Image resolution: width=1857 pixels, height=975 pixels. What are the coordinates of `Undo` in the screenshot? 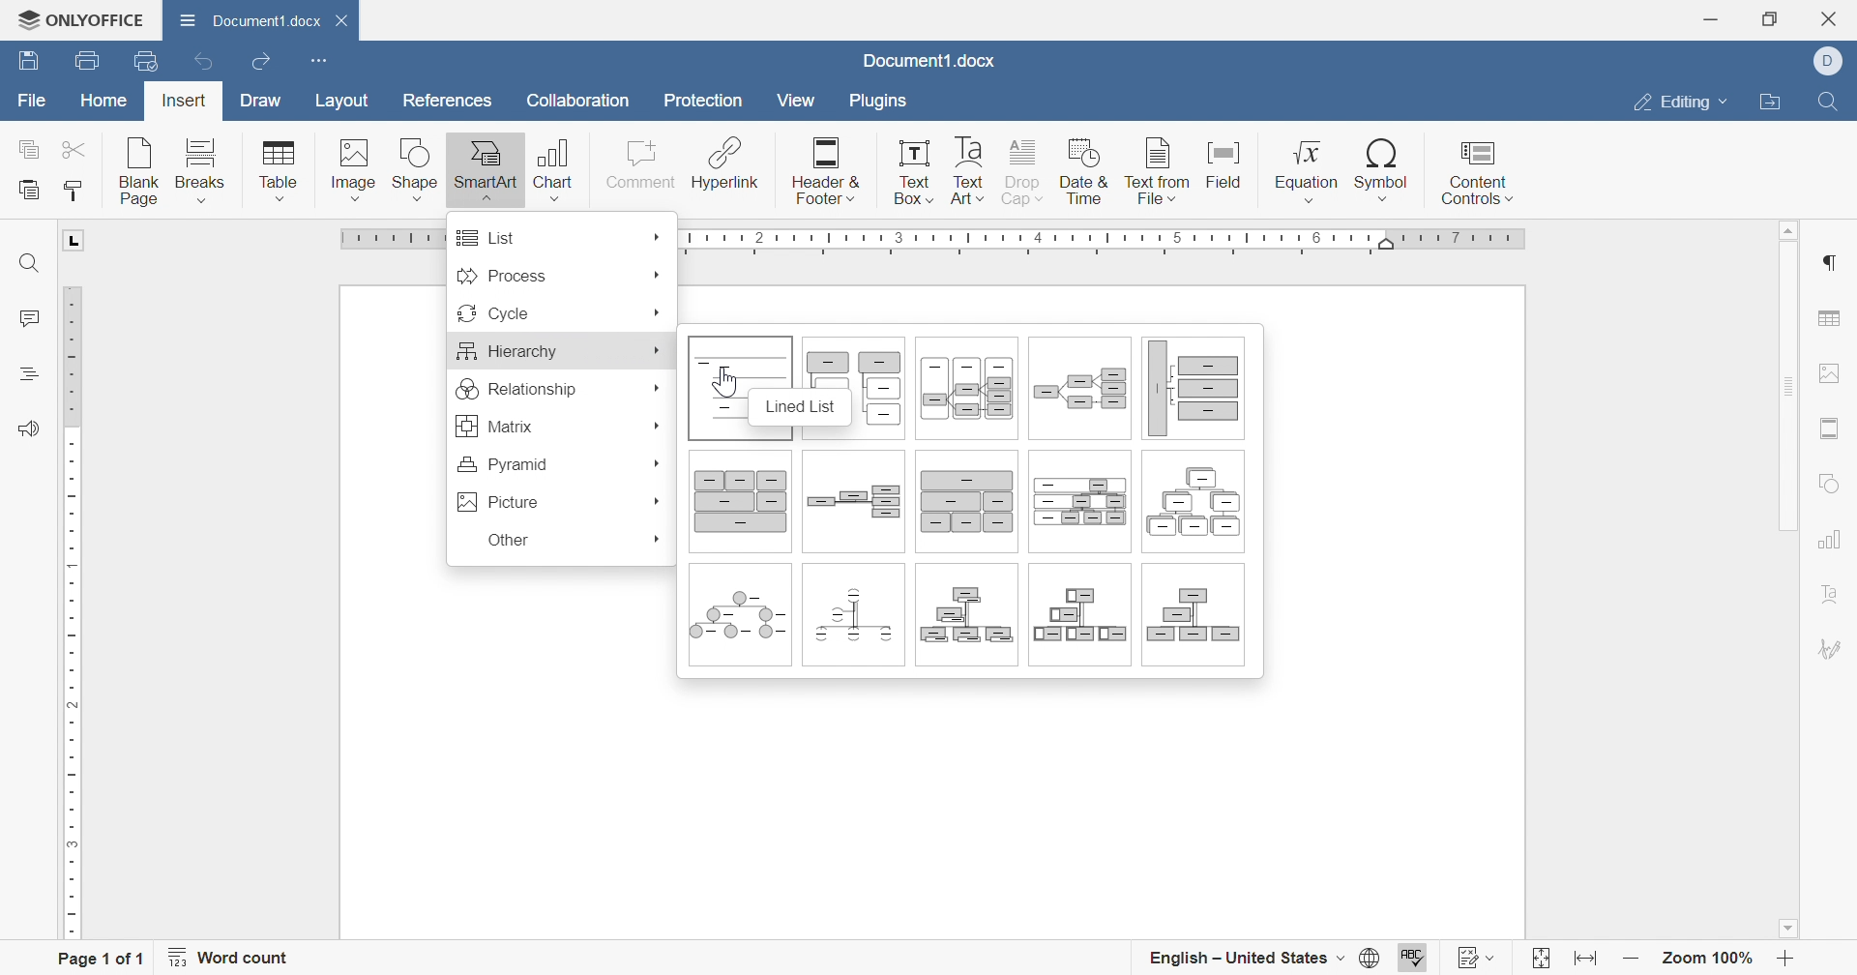 It's located at (199, 61).